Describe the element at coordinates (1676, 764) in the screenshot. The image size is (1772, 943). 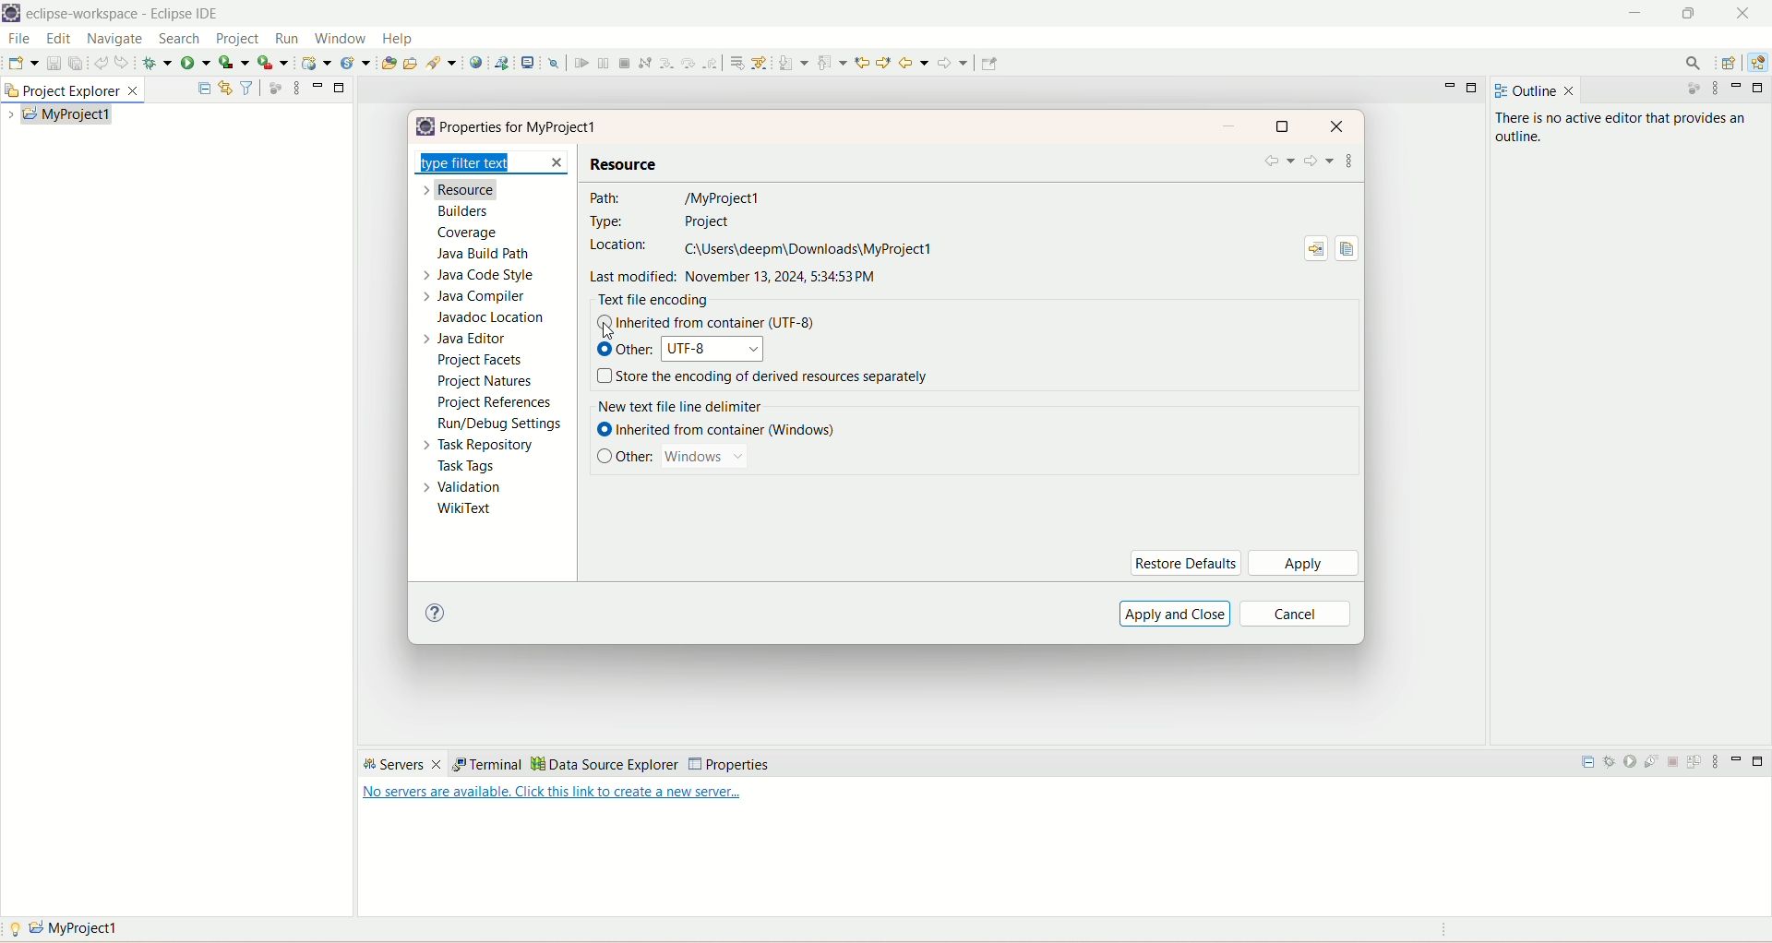
I see `stop the server` at that location.